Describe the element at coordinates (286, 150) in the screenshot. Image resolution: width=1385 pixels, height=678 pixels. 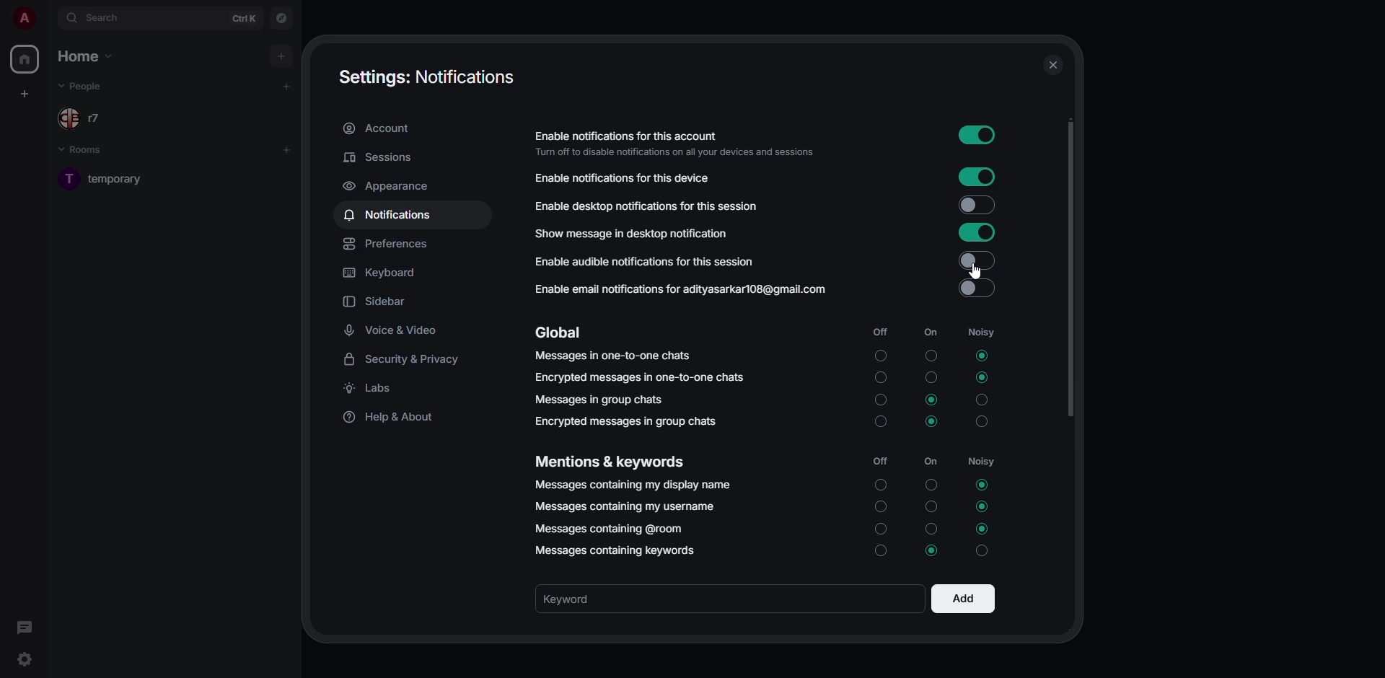
I see `add` at that location.